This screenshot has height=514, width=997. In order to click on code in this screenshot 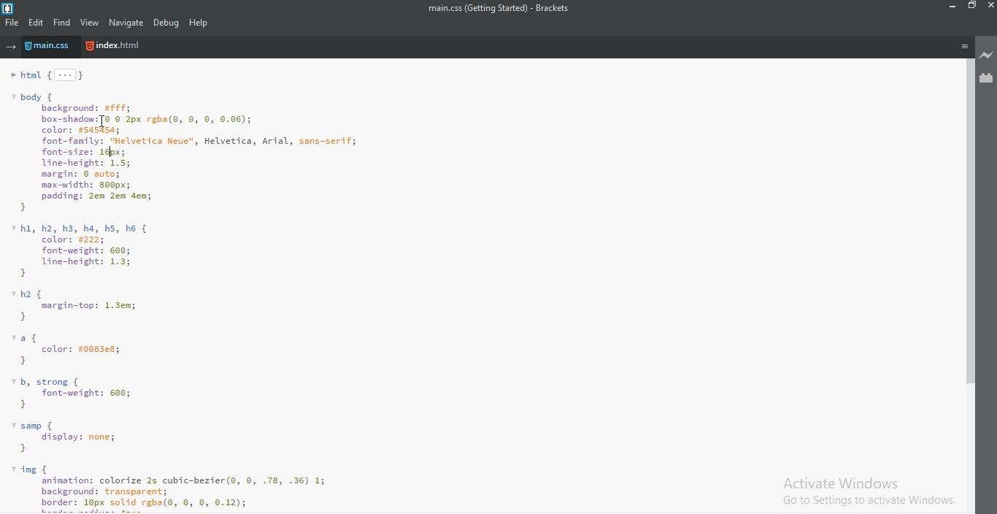, I will do `click(475, 288)`.